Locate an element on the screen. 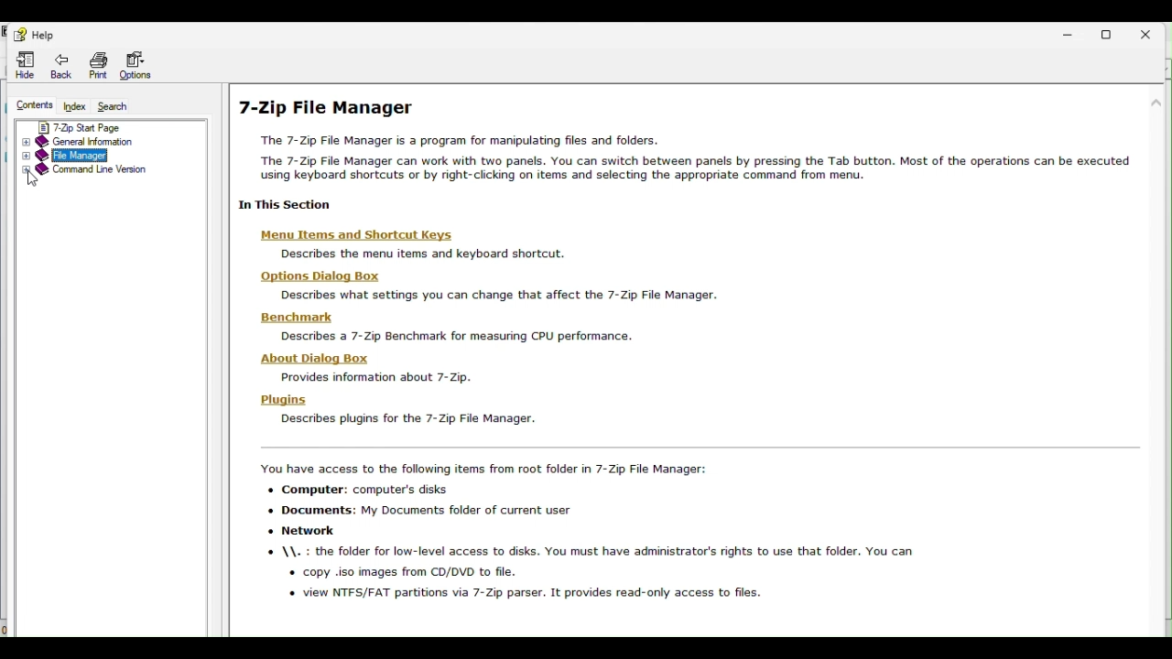  About Dialog Box is located at coordinates (317, 358).